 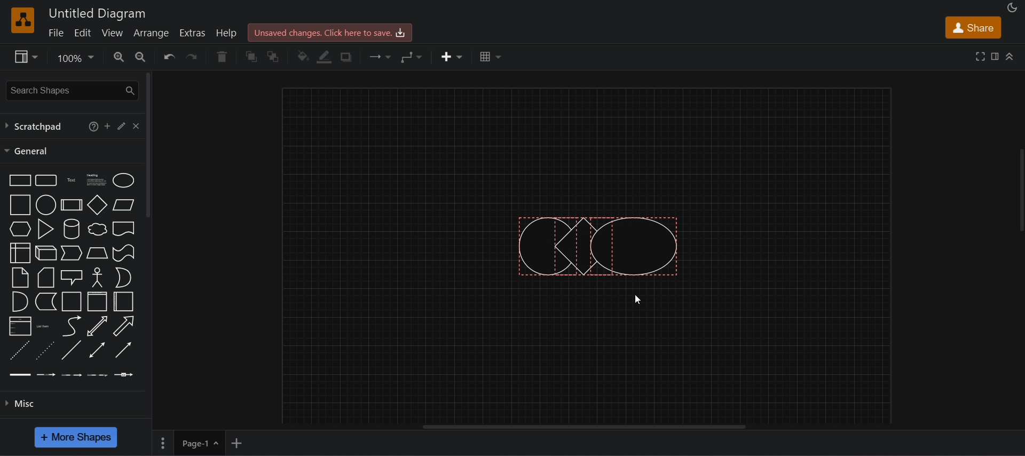 What do you see at coordinates (107, 125) in the screenshot?
I see `add` at bounding box center [107, 125].